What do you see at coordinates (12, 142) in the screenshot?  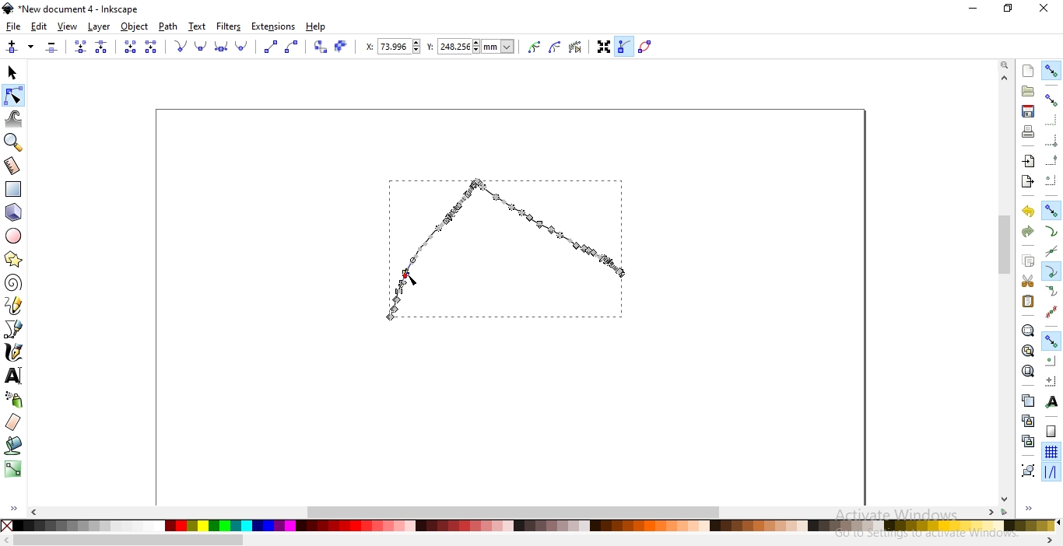 I see `zoom in or out` at bounding box center [12, 142].